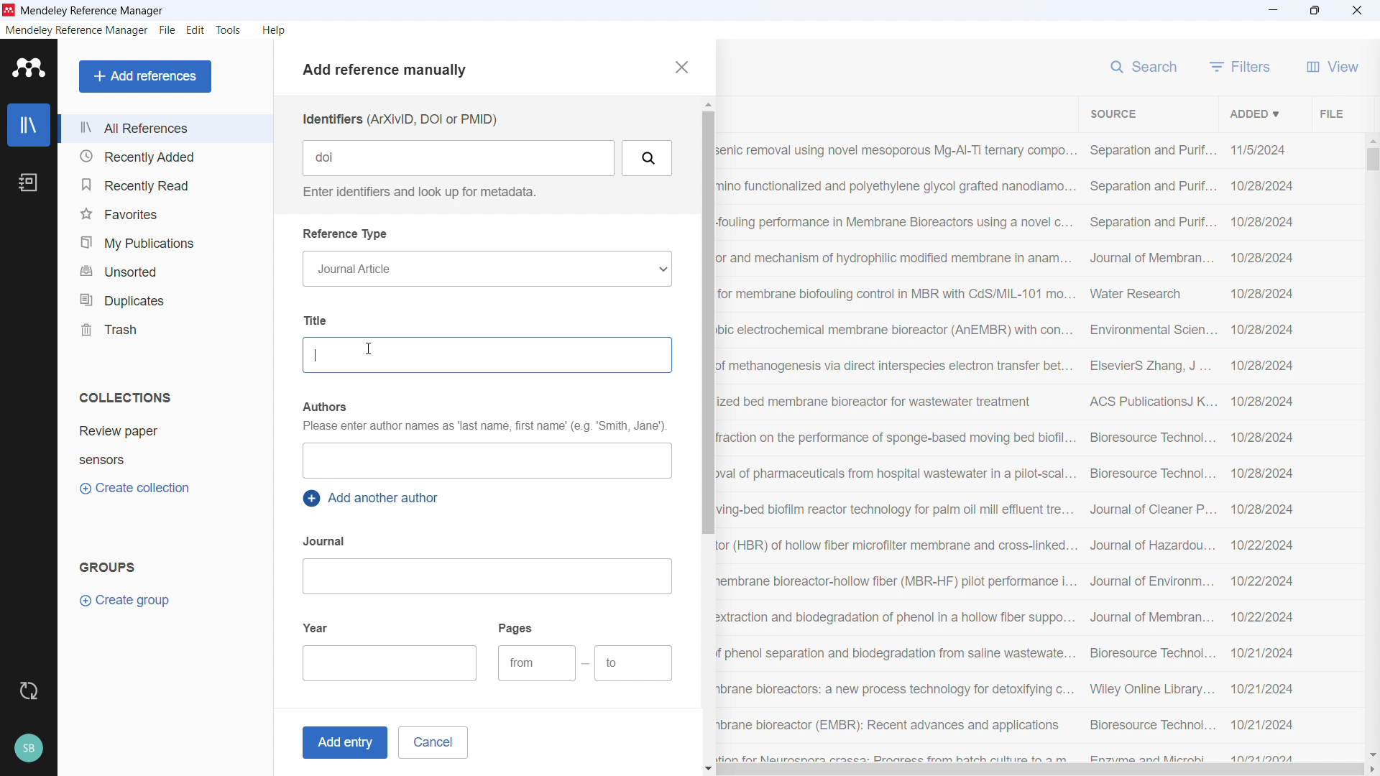 The image size is (1380, 776). I want to click on Tools , so click(229, 30).